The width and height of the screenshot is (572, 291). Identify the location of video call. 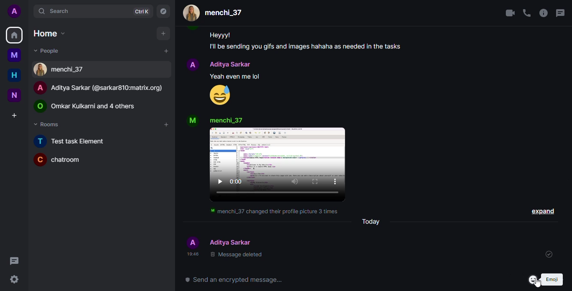
(507, 13).